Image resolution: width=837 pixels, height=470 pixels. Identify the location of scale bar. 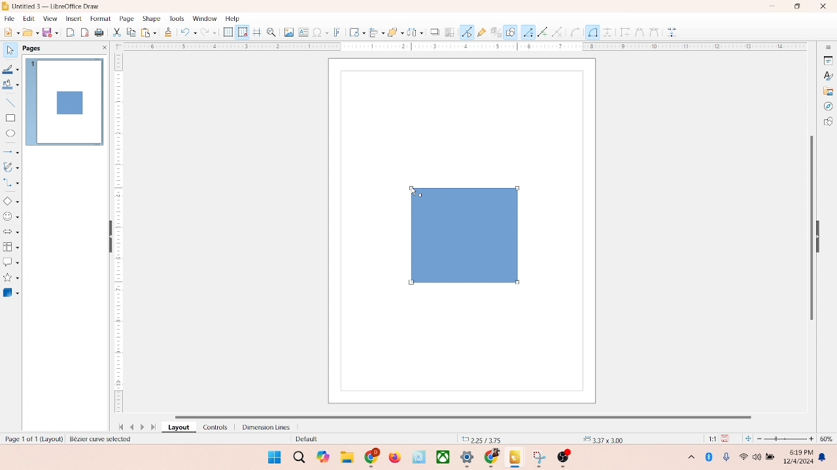
(460, 47).